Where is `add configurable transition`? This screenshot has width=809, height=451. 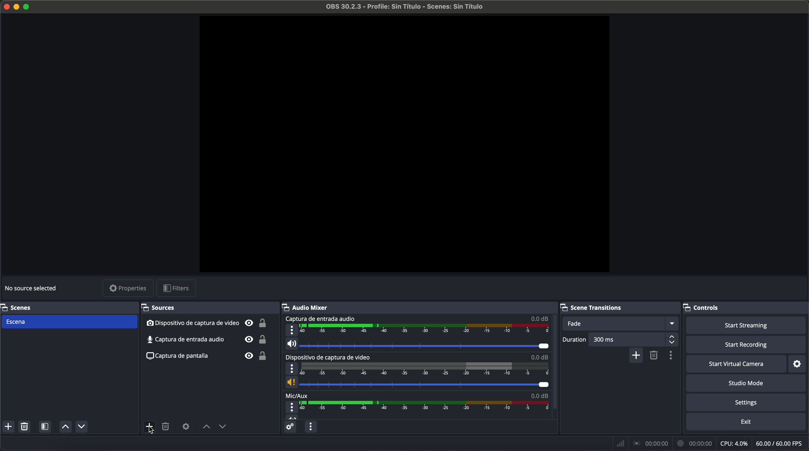
add configurable transition is located at coordinates (637, 356).